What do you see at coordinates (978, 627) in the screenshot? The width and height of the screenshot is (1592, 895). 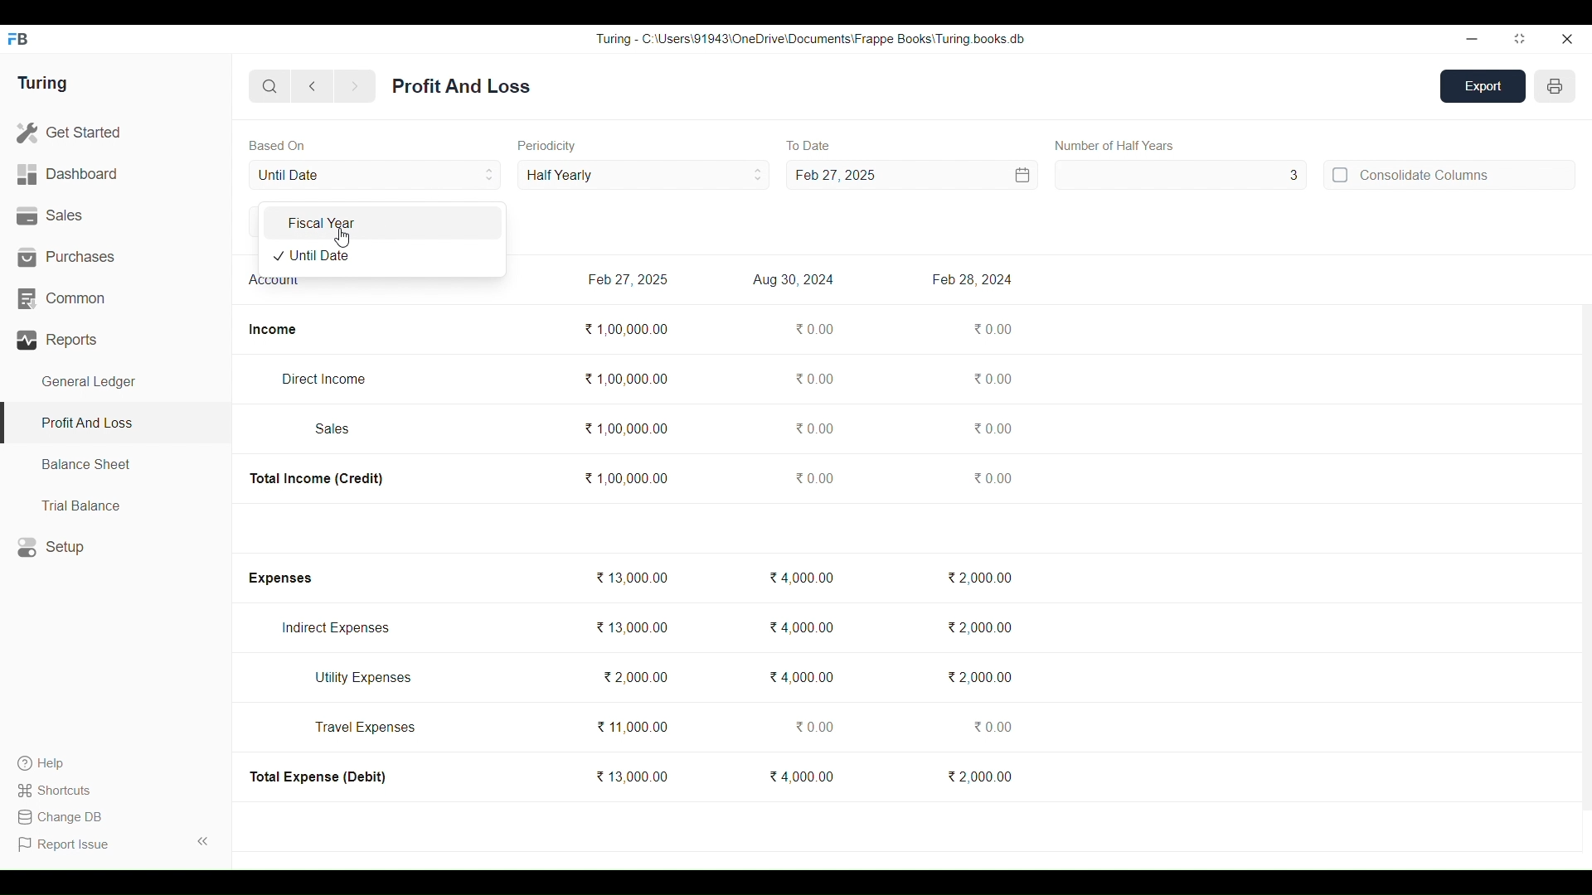 I see `2,000.00` at bounding box center [978, 627].